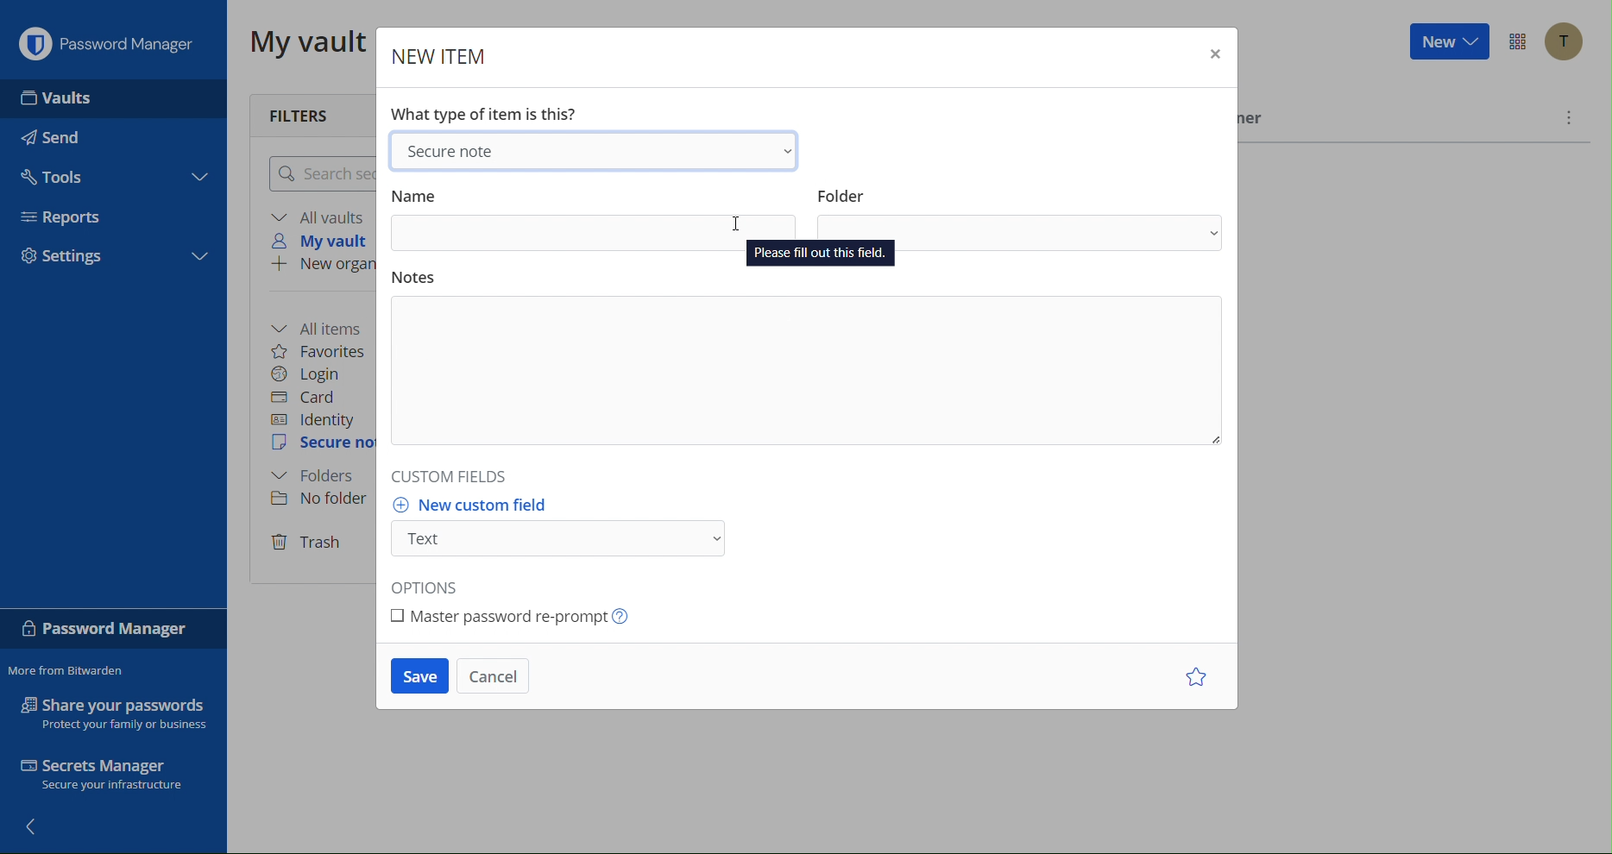 This screenshot has width=1612, height=854. I want to click on Star, so click(1193, 678).